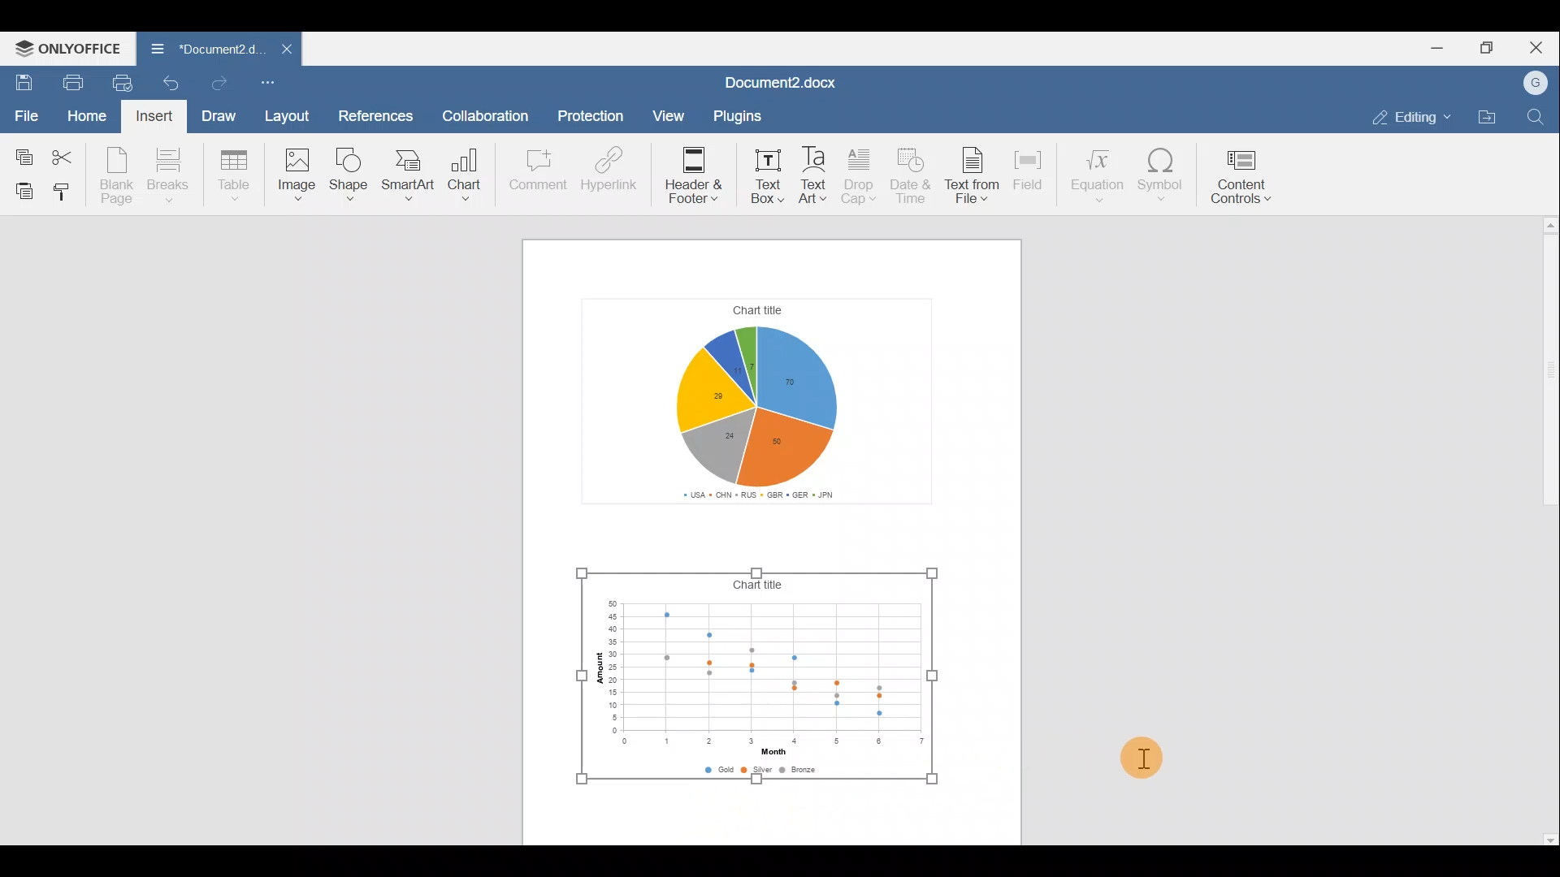 The width and height of the screenshot is (1560, 877). Describe the element at coordinates (535, 172) in the screenshot. I see `Comment` at that location.